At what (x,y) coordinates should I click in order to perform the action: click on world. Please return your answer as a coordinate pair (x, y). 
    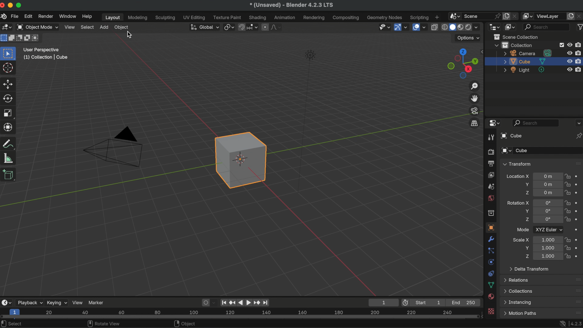
    Looking at the image, I should click on (491, 198).